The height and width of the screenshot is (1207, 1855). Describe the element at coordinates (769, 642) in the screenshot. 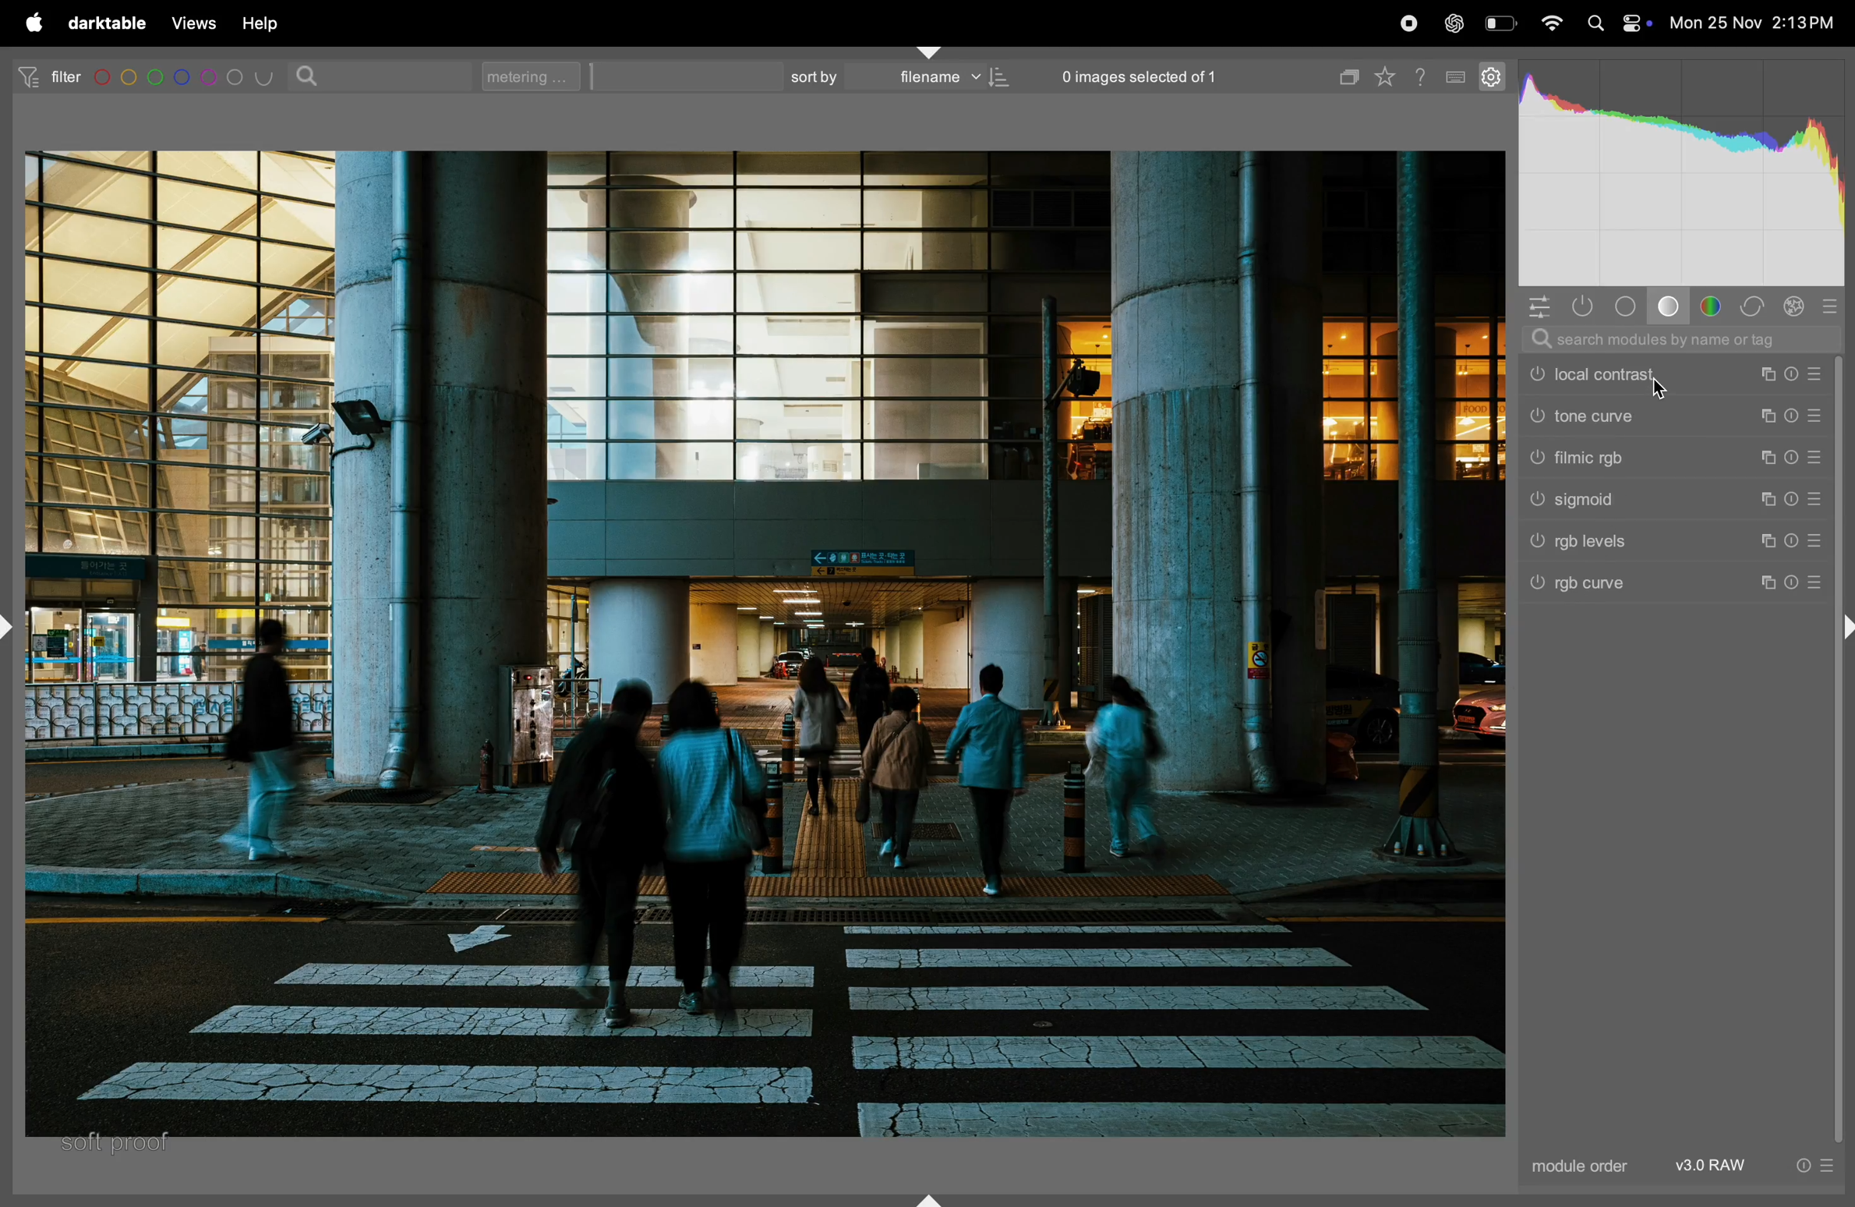

I see `image` at that location.